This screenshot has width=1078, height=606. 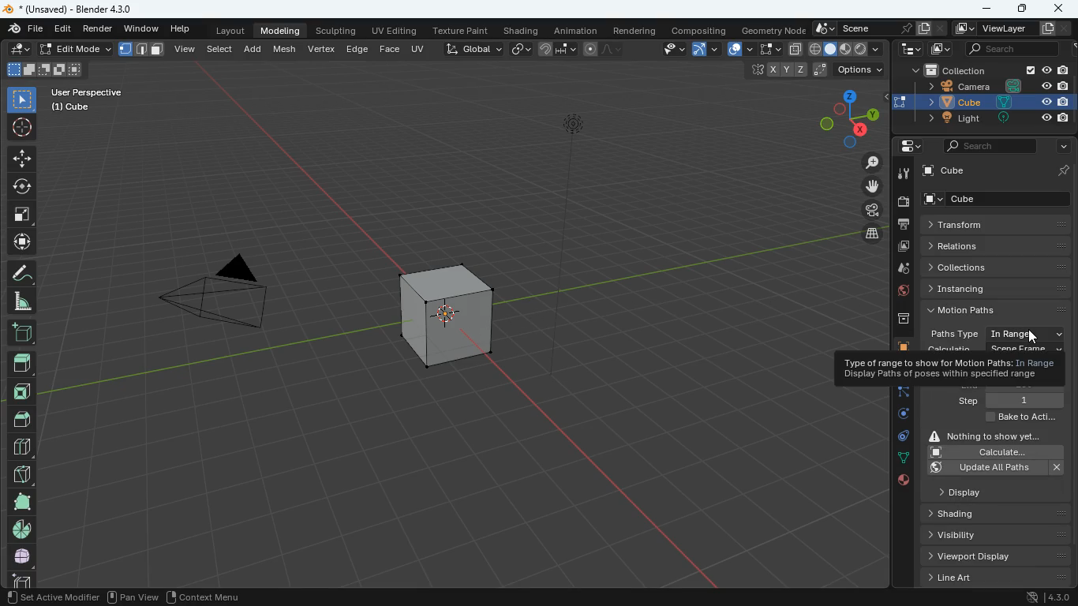 What do you see at coordinates (867, 234) in the screenshot?
I see `layer` at bounding box center [867, 234].